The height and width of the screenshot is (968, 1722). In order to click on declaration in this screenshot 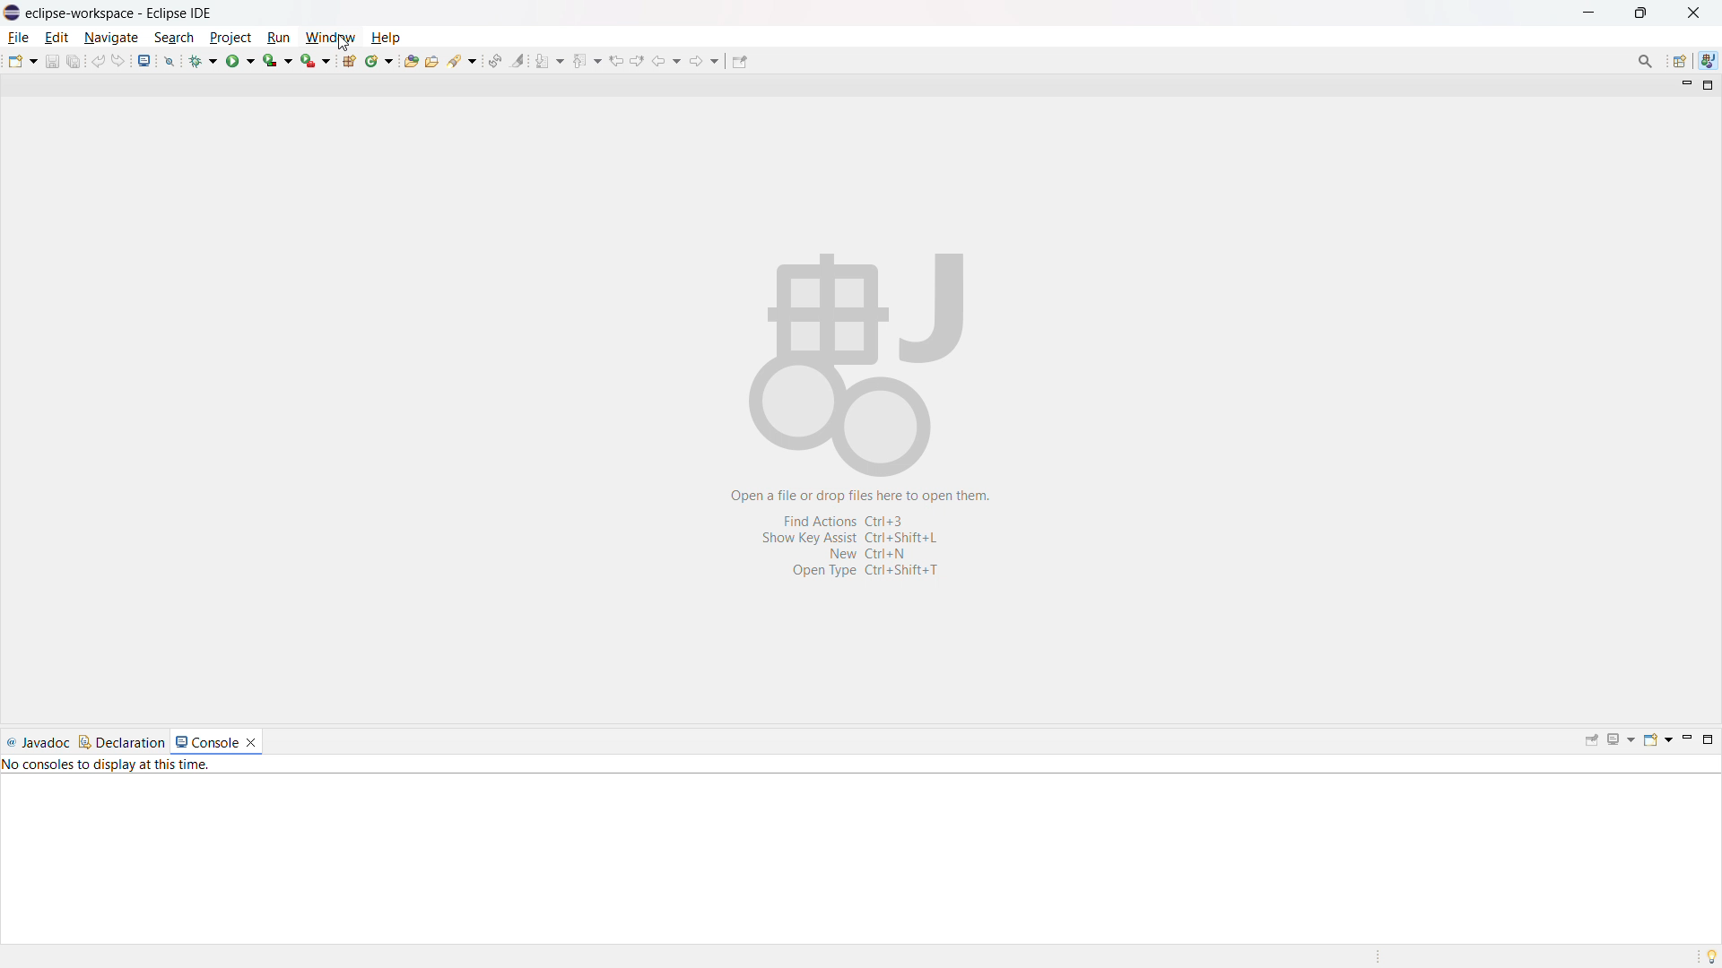, I will do `click(121, 743)`.